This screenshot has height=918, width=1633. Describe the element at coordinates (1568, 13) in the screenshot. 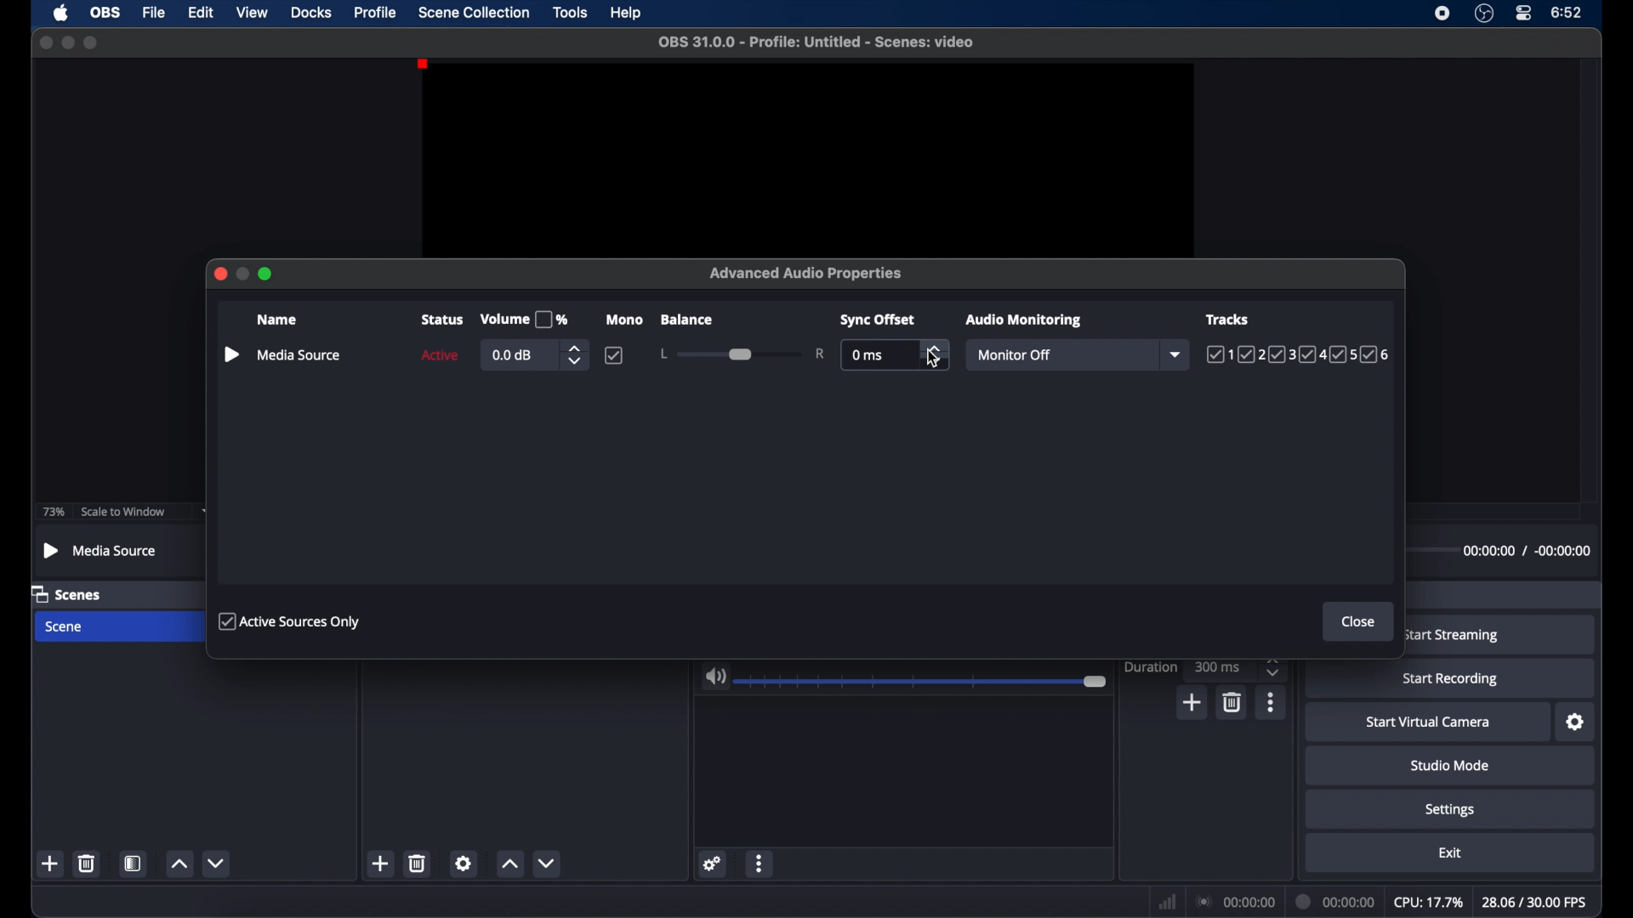

I see `time` at that location.